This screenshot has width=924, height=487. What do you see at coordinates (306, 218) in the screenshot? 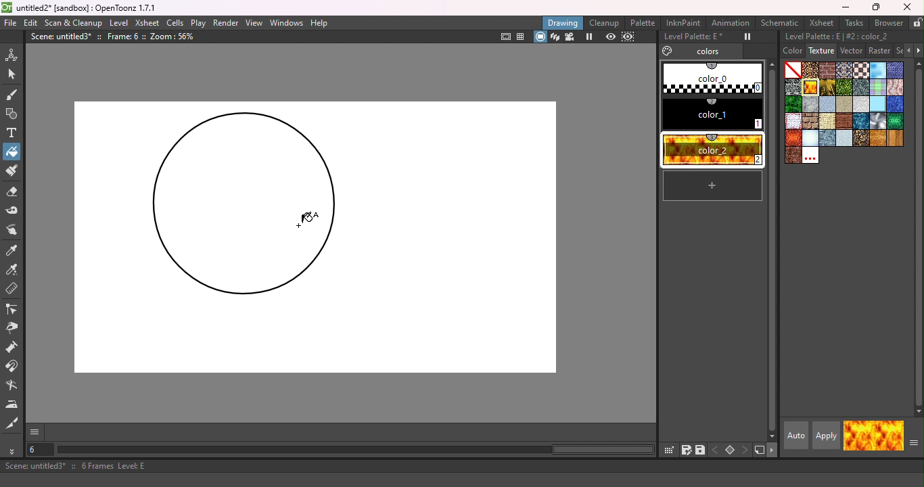
I see `cursor` at bounding box center [306, 218].